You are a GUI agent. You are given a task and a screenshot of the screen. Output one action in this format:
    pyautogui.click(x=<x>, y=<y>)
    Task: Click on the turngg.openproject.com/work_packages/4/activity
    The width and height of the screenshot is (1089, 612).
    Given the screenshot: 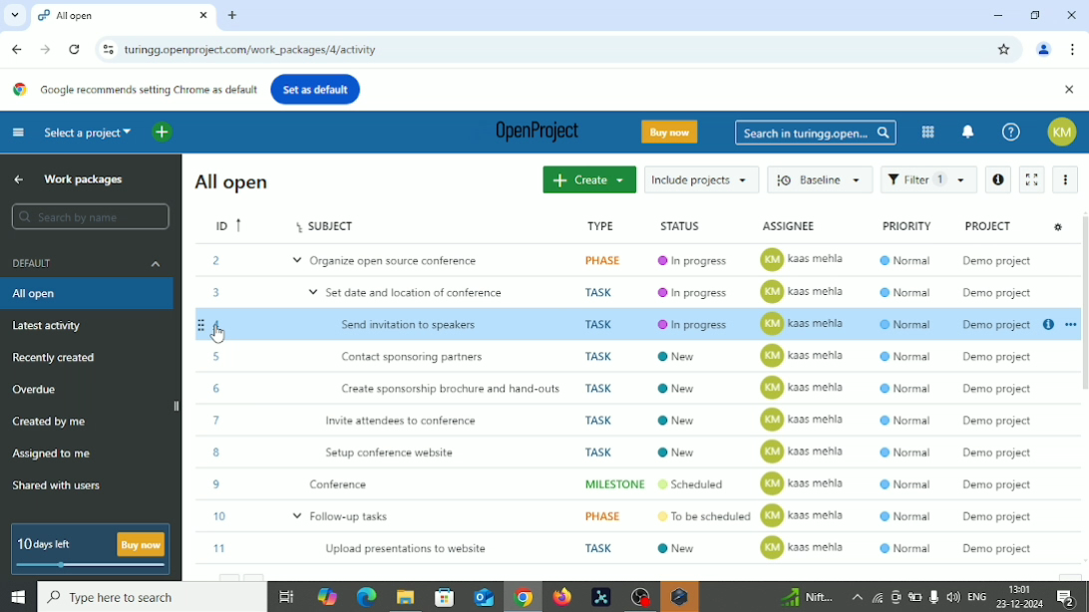 What is the action you would take?
    pyautogui.click(x=251, y=51)
    